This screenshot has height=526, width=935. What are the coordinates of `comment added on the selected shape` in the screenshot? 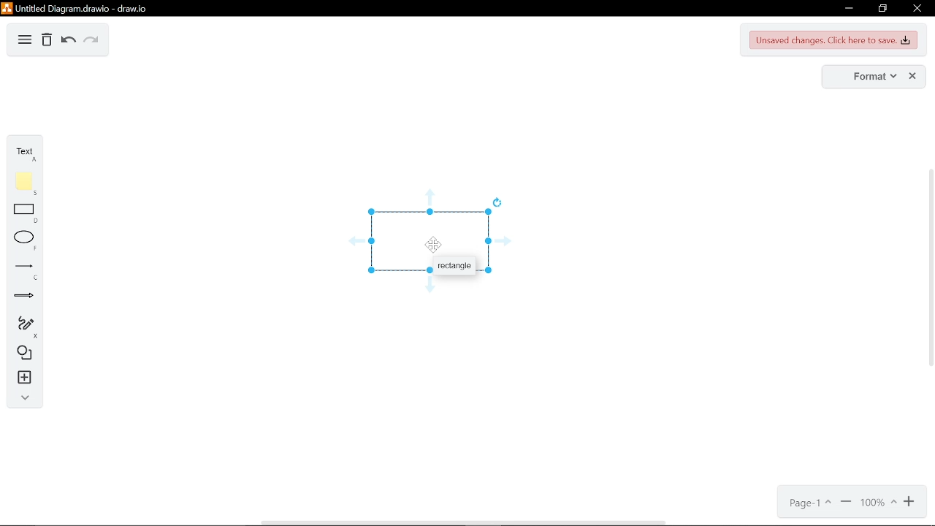 It's located at (431, 243).